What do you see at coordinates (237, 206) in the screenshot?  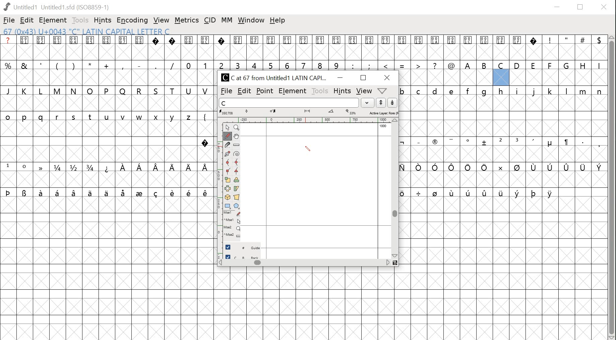 I see `polygon/star` at bounding box center [237, 206].